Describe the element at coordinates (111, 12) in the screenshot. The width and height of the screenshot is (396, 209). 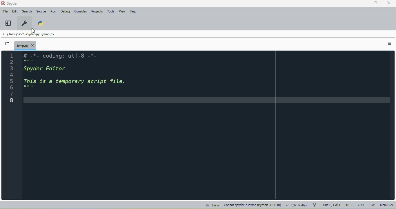
I see `tools` at that location.